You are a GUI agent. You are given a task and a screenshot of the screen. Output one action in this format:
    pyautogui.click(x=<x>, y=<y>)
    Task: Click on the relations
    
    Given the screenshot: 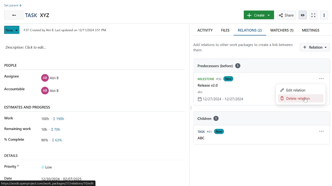 What is the action you would take?
    pyautogui.click(x=250, y=31)
    